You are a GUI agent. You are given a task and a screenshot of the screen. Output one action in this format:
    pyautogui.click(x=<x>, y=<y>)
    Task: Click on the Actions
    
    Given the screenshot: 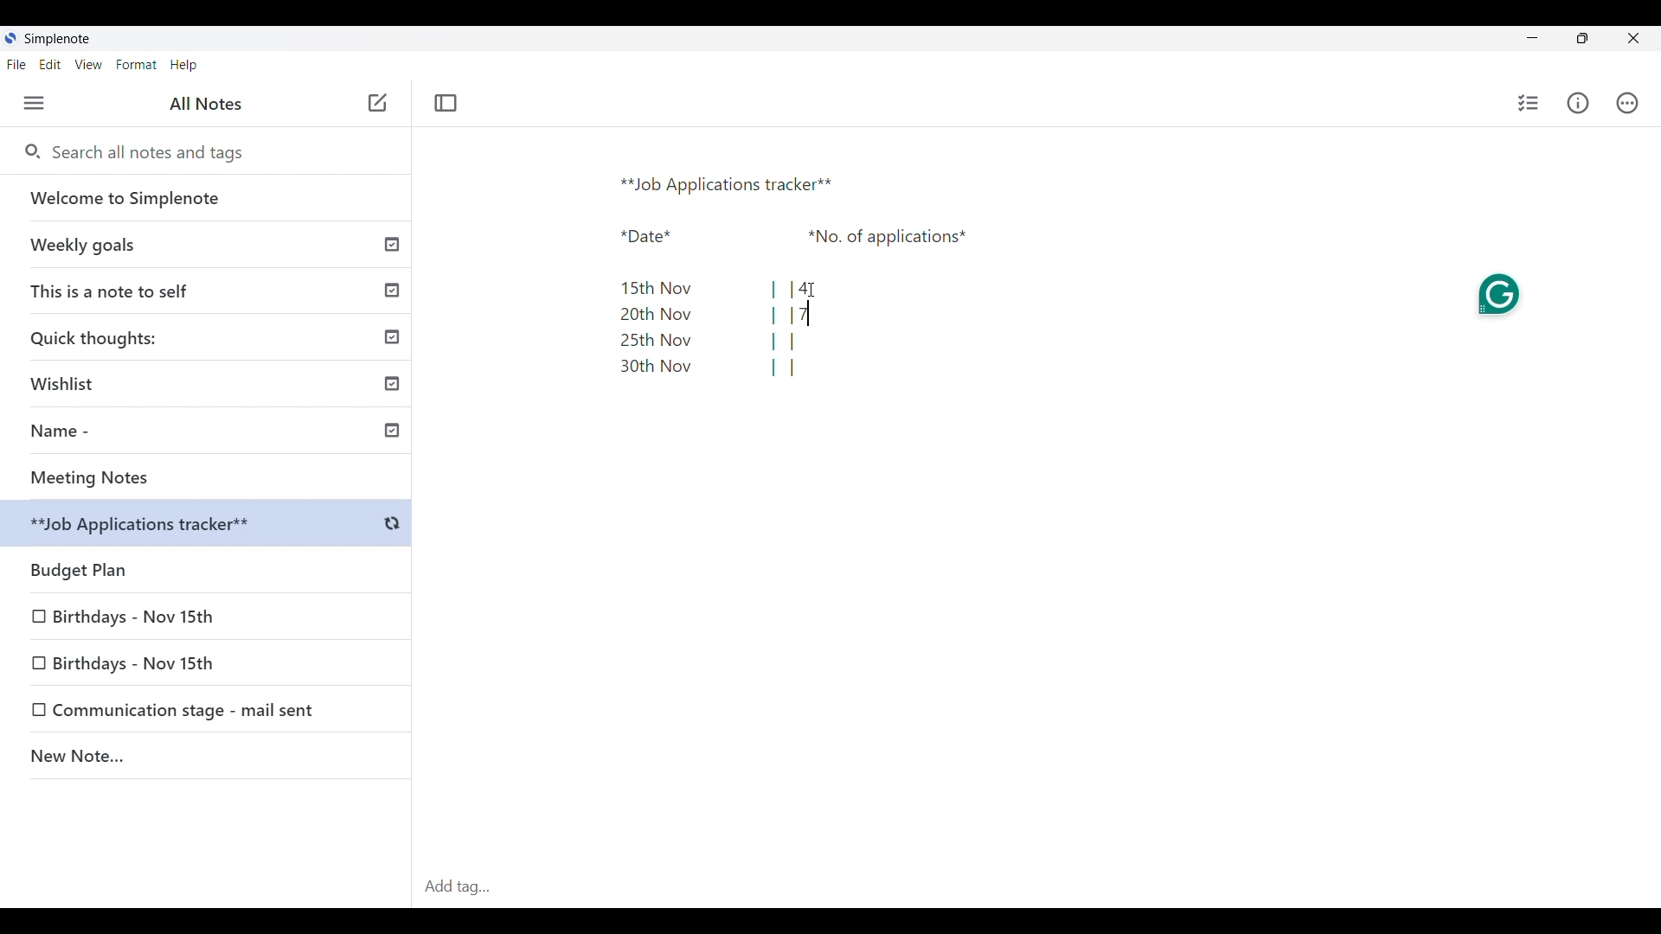 What is the action you would take?
    pyautogui.click(x=1627, y=103)
    